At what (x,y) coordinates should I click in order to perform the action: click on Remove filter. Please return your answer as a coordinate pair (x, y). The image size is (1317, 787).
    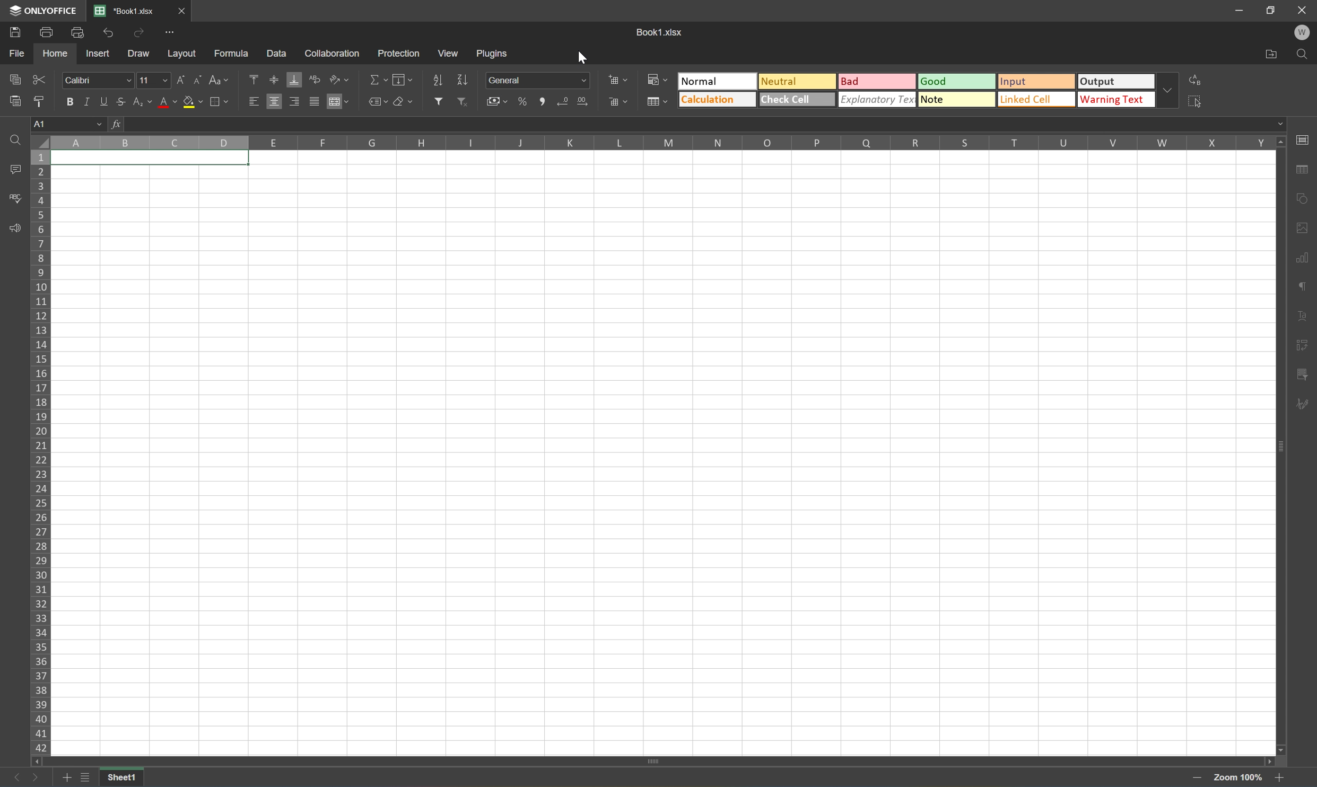
    Looking at the image, I should click on (462, 101).